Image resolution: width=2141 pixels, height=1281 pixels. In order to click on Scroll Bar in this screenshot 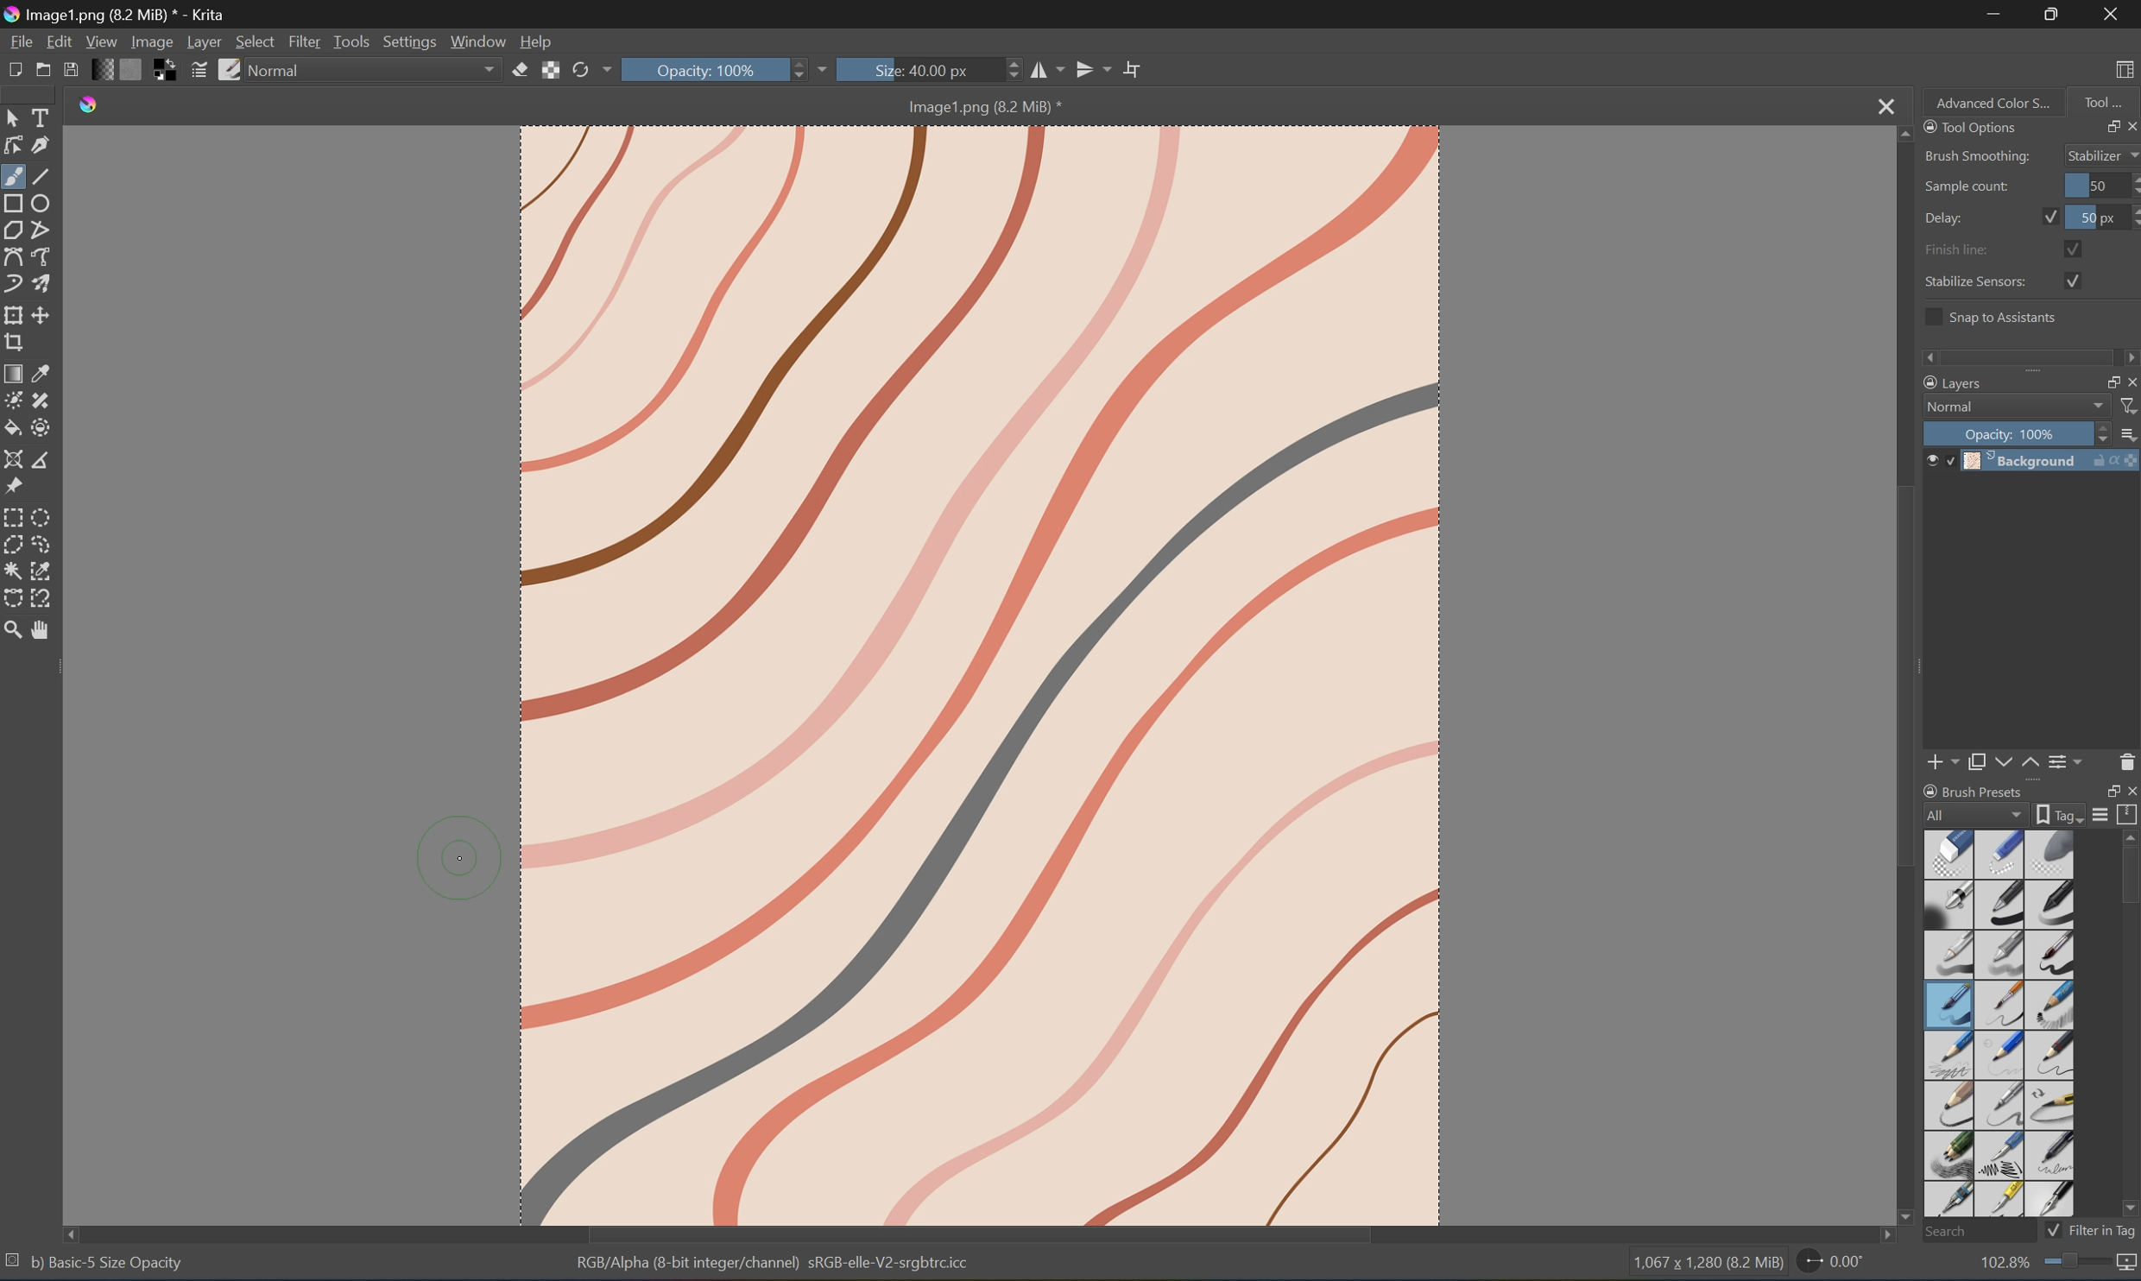, I will do `click(980, 1234)`.